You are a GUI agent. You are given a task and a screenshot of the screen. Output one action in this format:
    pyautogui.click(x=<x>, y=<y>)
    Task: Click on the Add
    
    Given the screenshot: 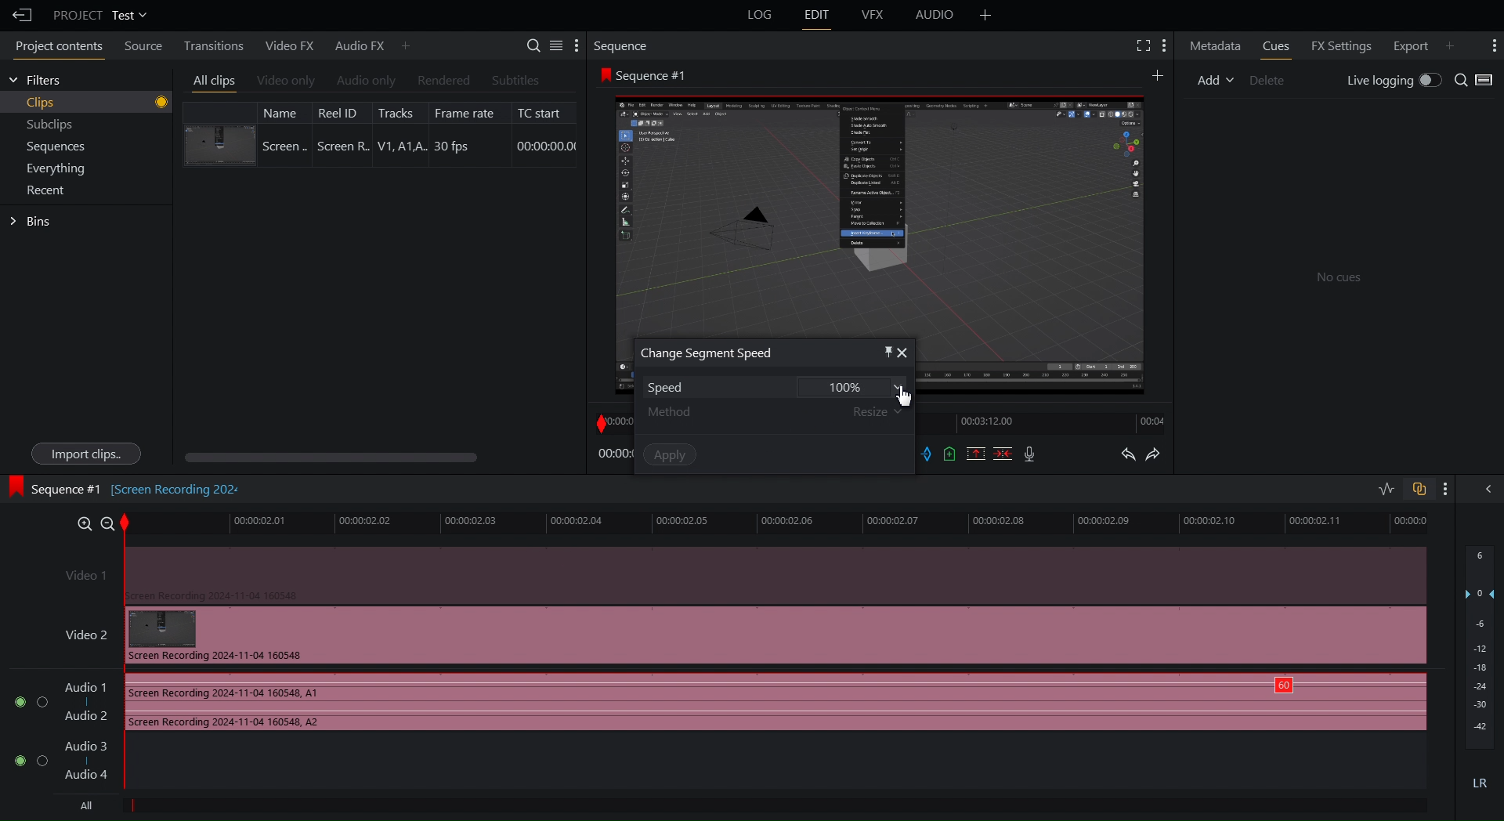 What is the action you would take?
    pyautogui.click(x=1215, y=78)
    